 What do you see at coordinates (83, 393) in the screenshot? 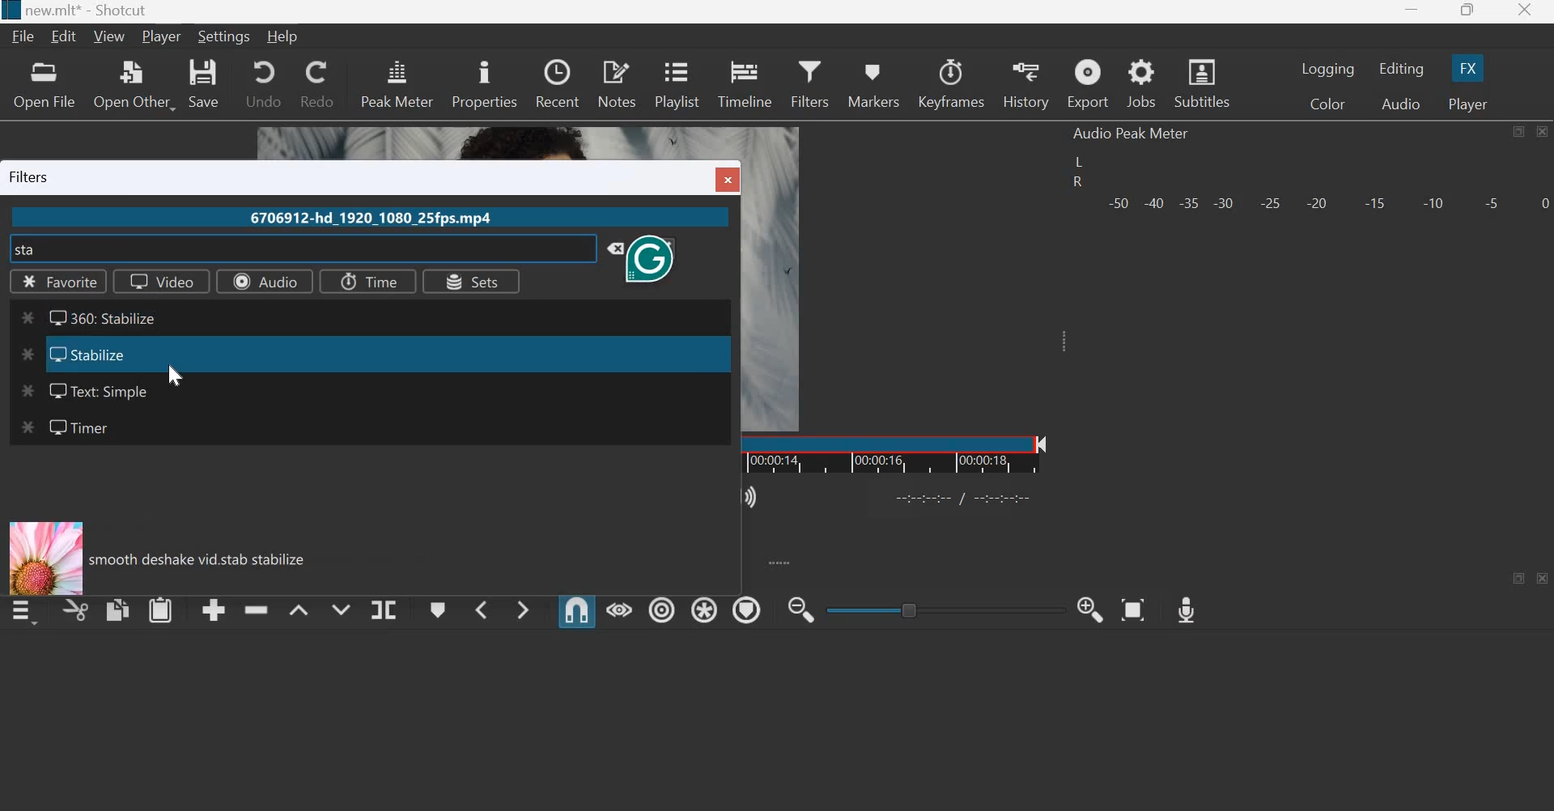
I see `Text: Simple` at bounding box center [83, 393].